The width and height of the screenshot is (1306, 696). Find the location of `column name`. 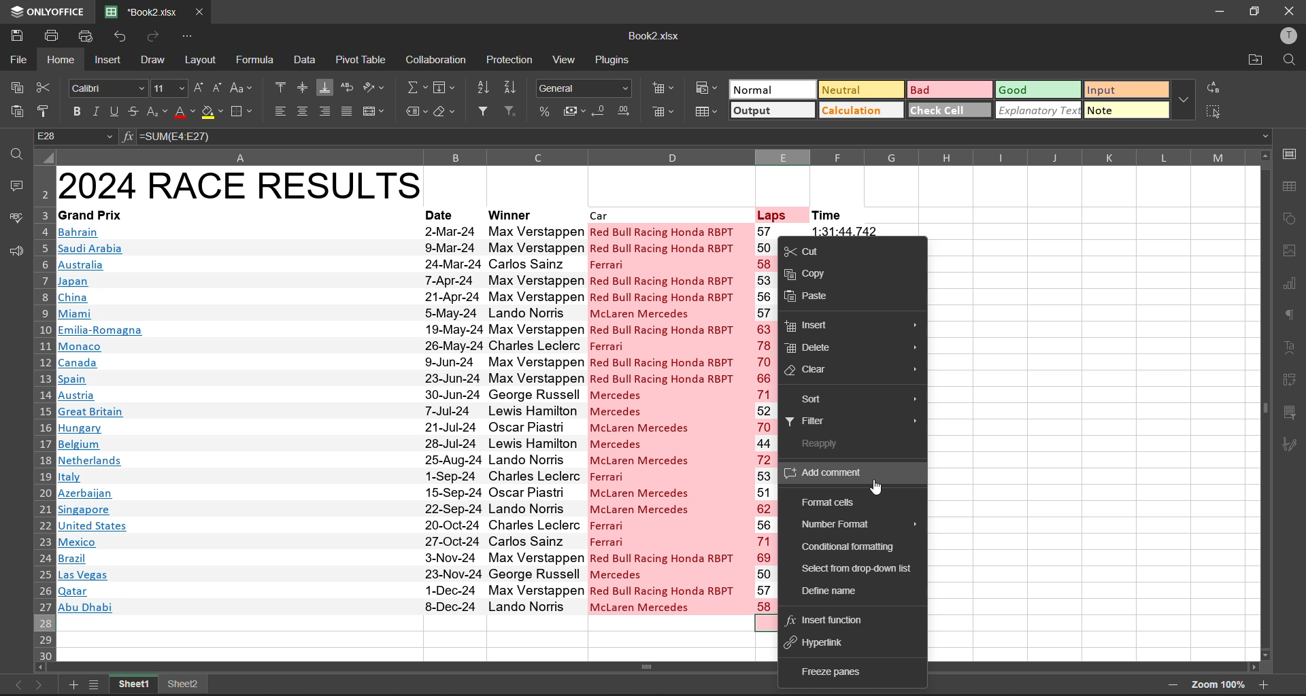

column name is located at coordinates (649, 156).